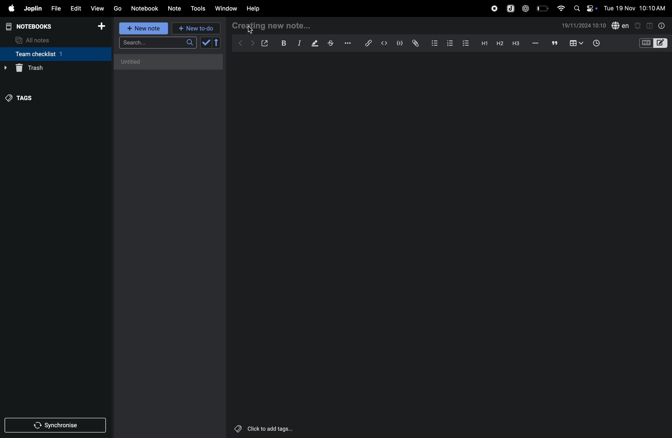 This screenshot has width=672, height=438. I want to click on checklist, so click(466, 43).